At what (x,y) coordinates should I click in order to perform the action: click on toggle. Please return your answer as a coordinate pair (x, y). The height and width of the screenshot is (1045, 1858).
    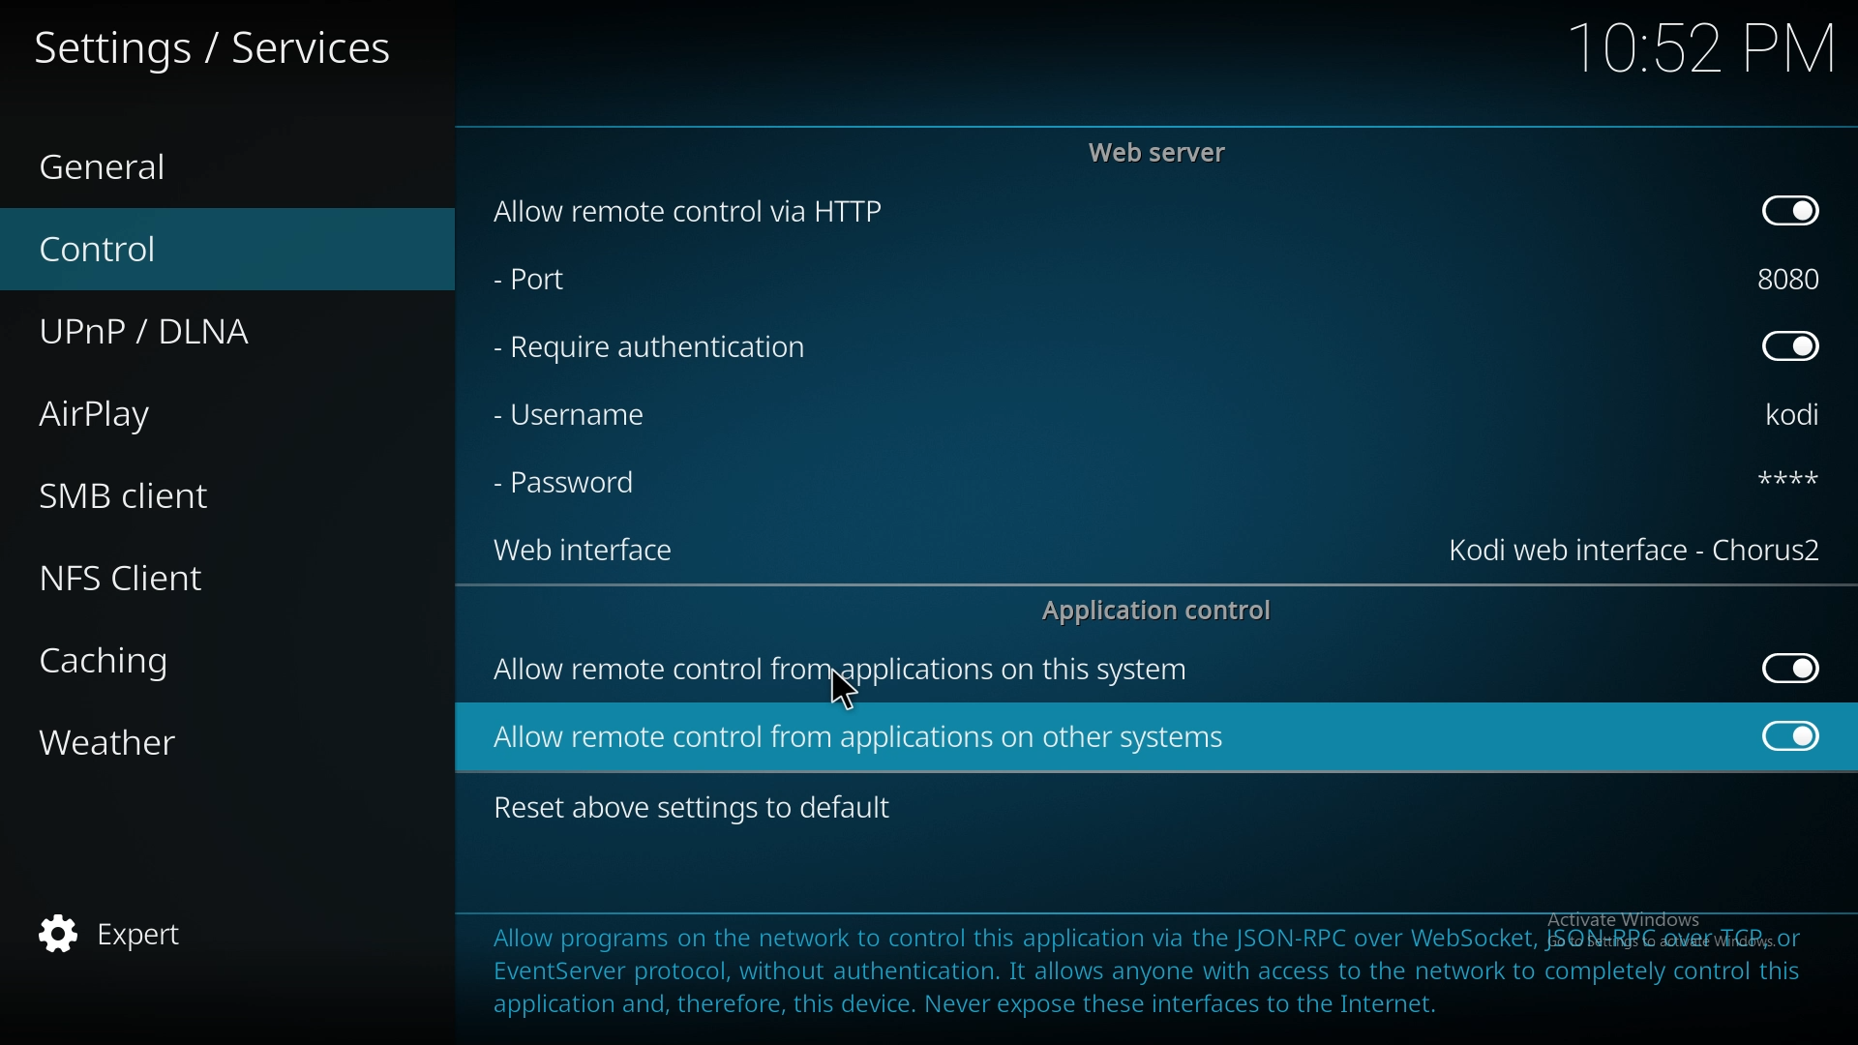
    Looking at the image, I should click on (1790, 348).